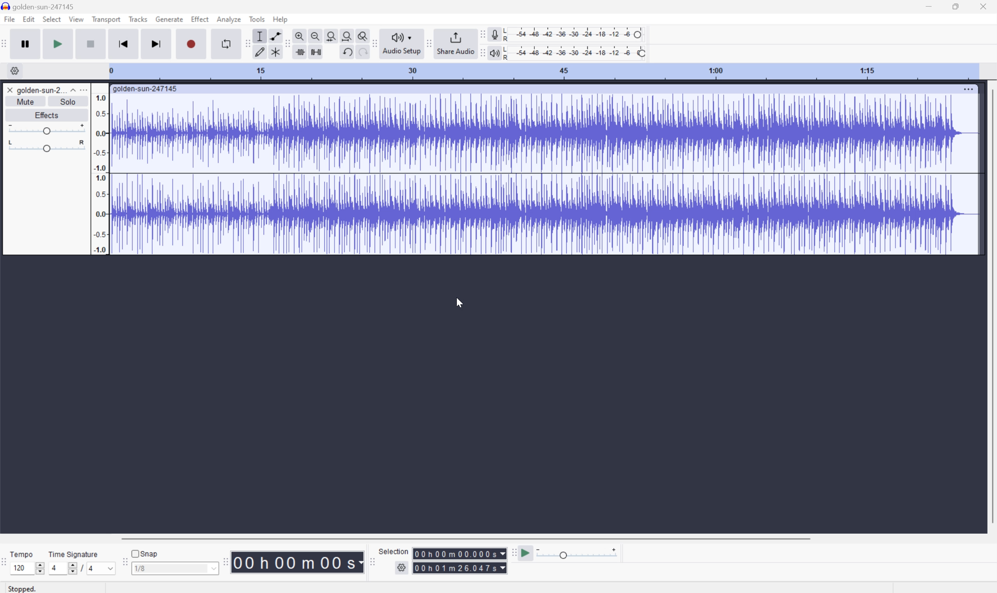 This screenshot has height=593, width=997. Describe the element at coordinates (460, 568) in the screenshot. I see `Selection` at that location.